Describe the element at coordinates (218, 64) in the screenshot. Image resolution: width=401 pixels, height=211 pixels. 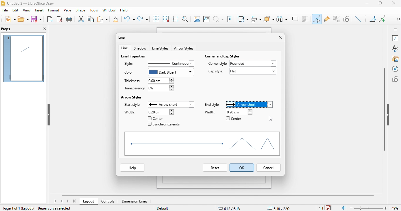
I see `corner style` at that location.